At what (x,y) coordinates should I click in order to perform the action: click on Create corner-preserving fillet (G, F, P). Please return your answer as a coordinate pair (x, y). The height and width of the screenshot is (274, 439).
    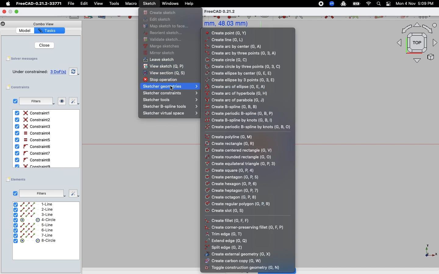
    Looking at the image, I should click on (246, 227).